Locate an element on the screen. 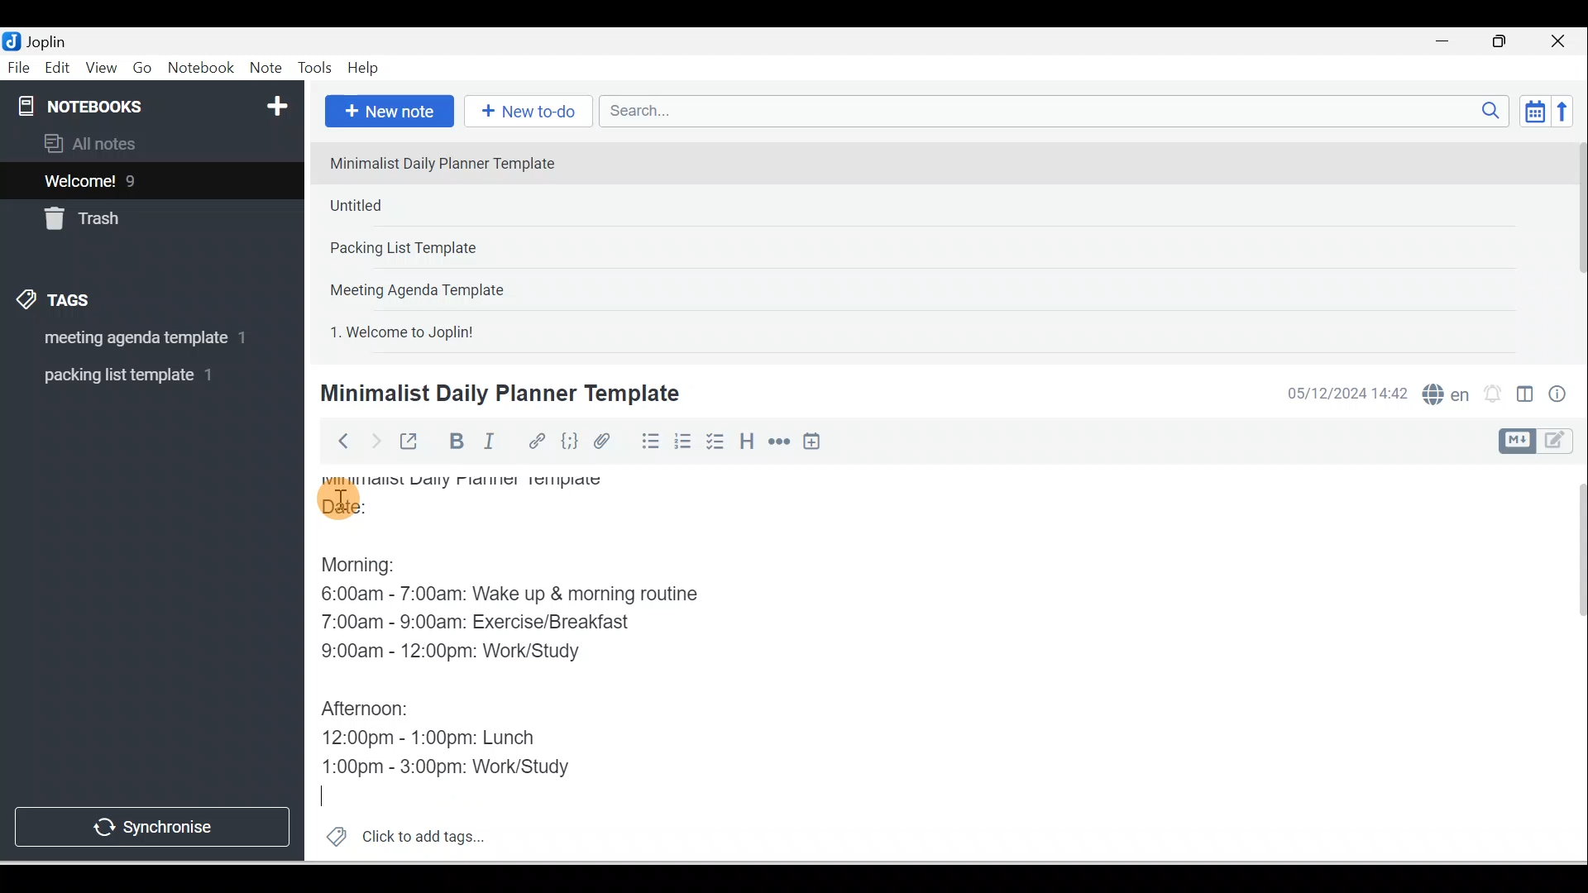 The width and height of the screenshot is (1588, 893). Cursor is located at coordinates (339, 496).